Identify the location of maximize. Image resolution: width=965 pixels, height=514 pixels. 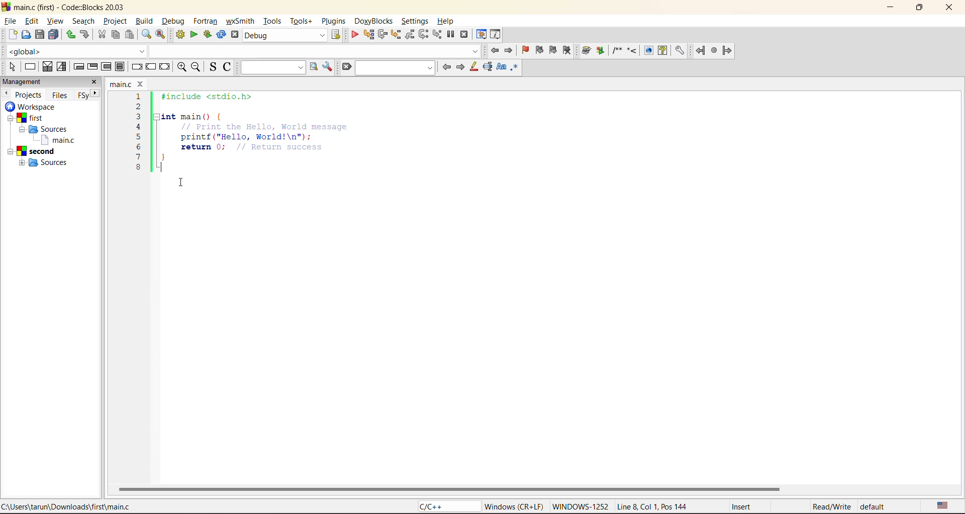
(920, 7).